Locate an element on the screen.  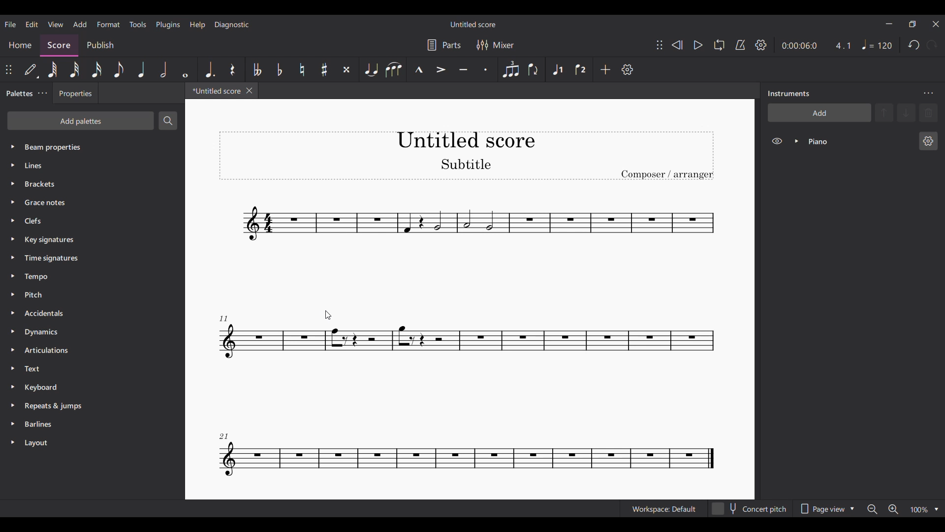
Close tab is located at coordinates (250, 91).